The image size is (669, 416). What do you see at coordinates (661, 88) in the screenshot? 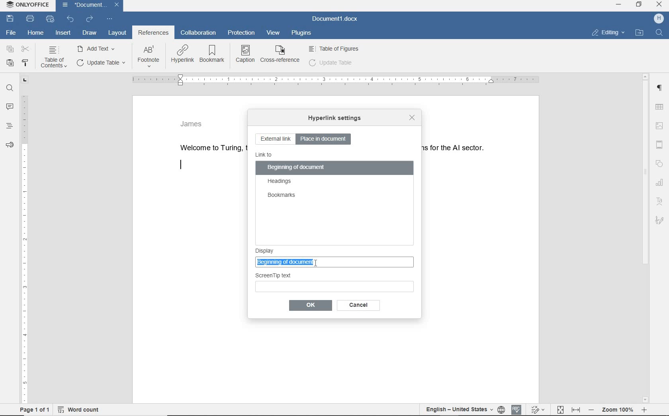
I see `Paragraph` at bounding box center [661, 88].